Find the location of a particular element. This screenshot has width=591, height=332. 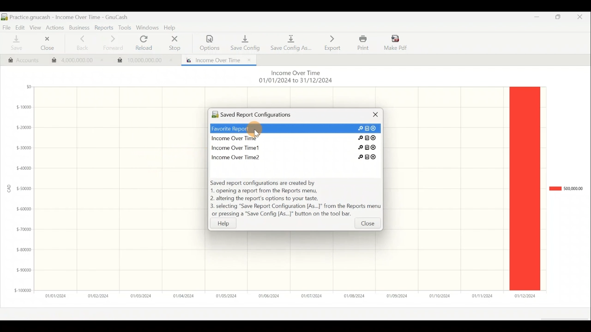

Chart name & date range is located at coordinates (295, 77).